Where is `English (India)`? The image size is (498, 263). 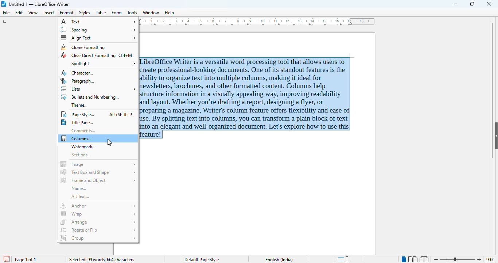
English (India) is located at coordinates (279, 260).